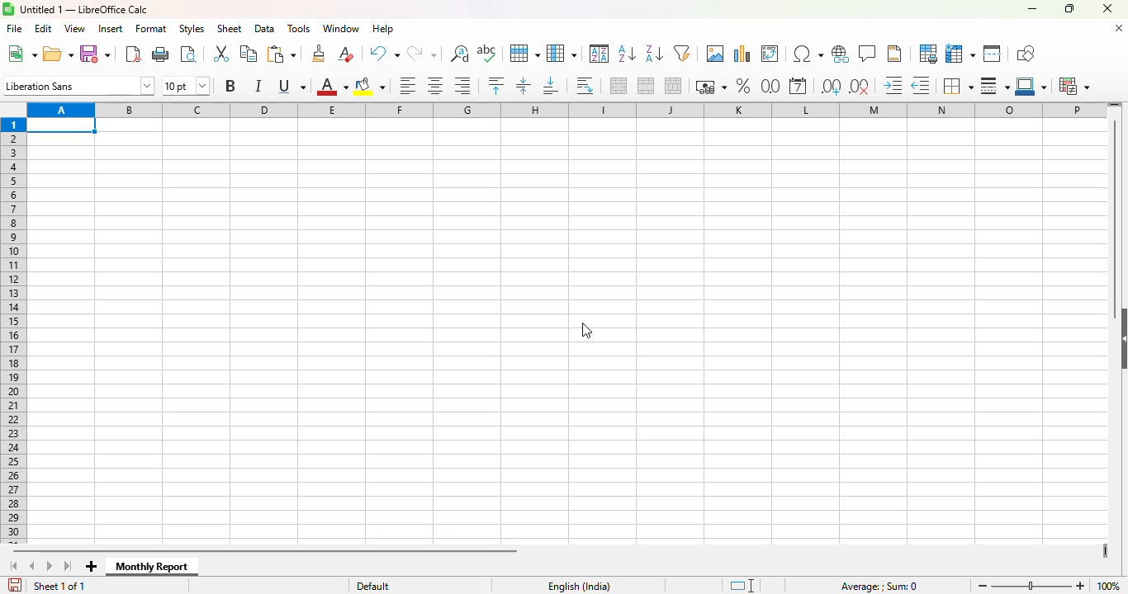  I want to click on bold, so click(230, 85).